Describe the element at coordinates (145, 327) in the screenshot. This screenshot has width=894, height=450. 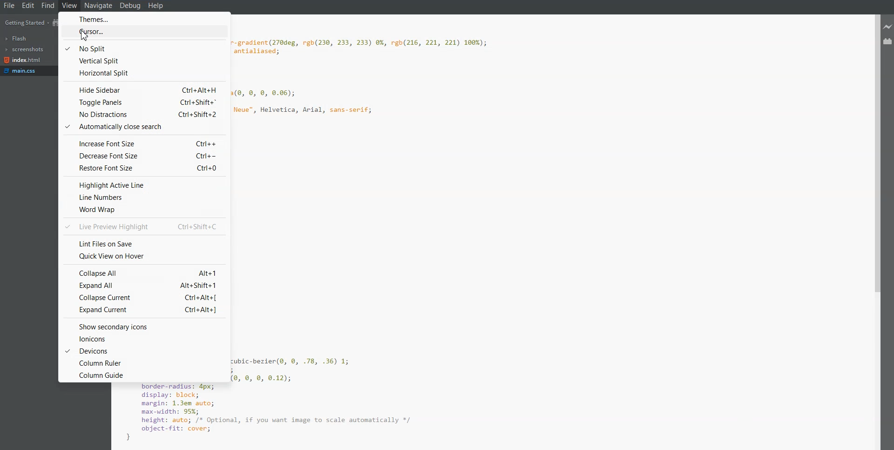
I see `Show secondary icons` at that location.